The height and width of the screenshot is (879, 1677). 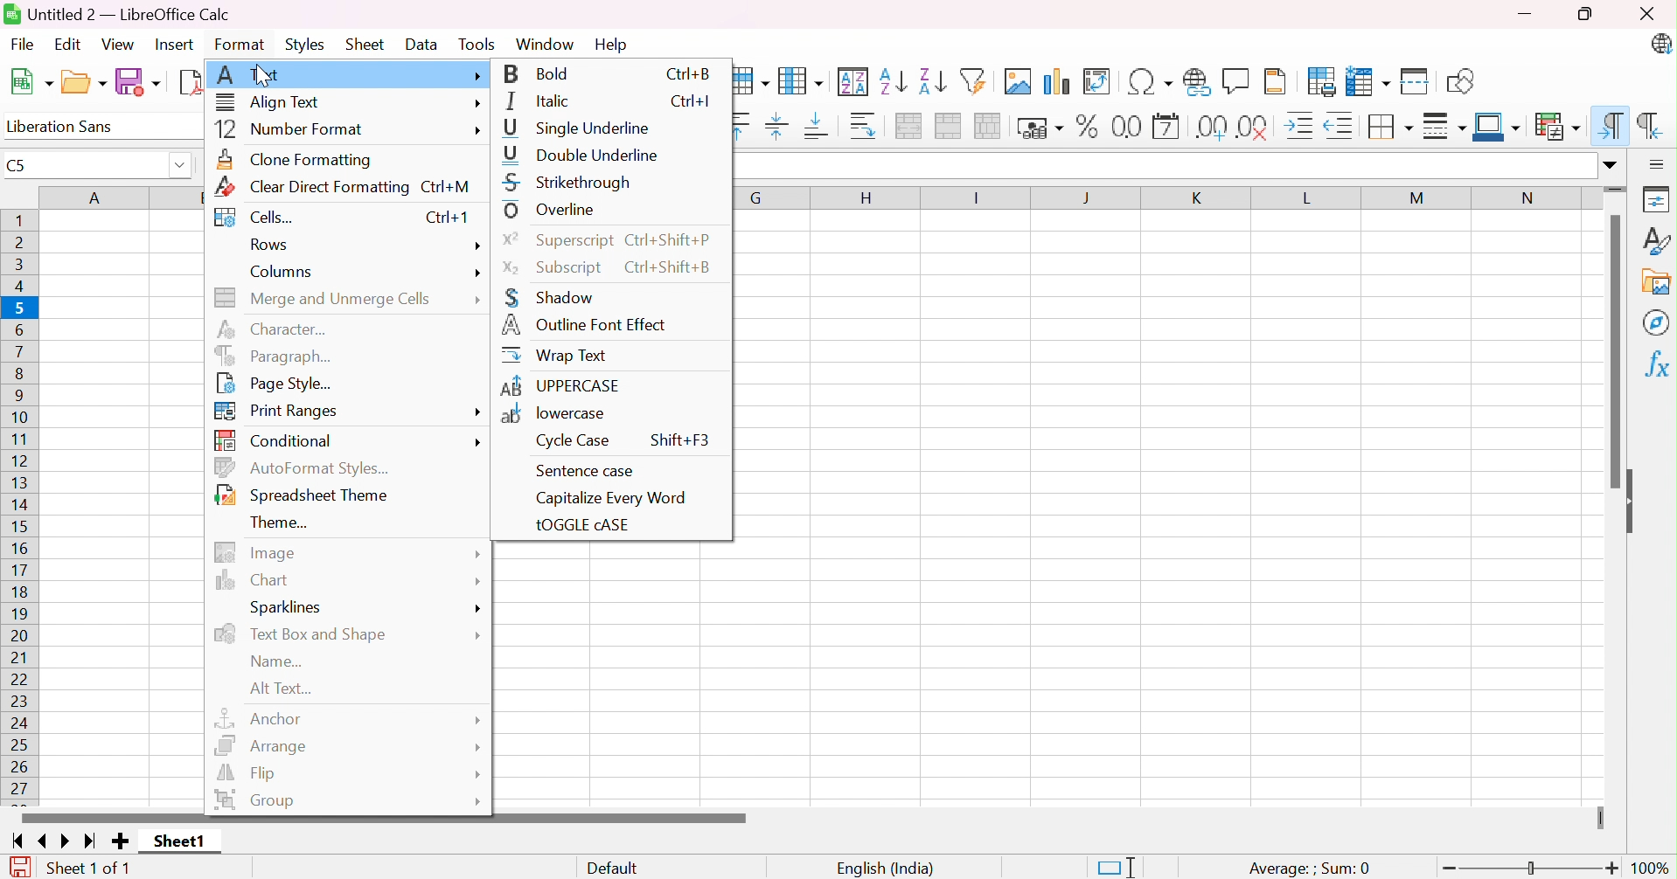 I want to click on Split Window, so click(x=1417, y=80).